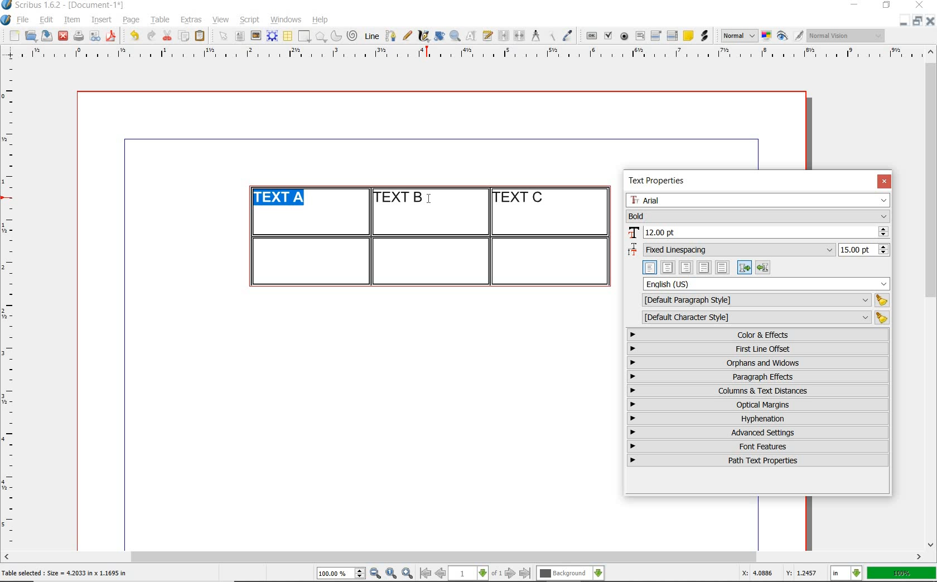  What do you see at coordinates (706, 267) in the screenshot?
I see `text alignment` at bounding box center [706, 267].